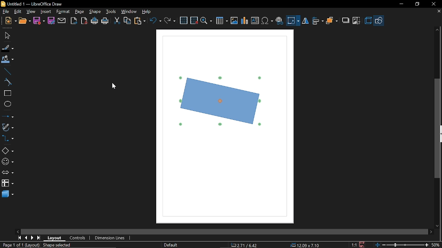 Image resolution: width=442 pixels, height=248 pixels. Describe the element at coordinates (85, 21) in the screenshot. I see `Export as pdf` at that location.